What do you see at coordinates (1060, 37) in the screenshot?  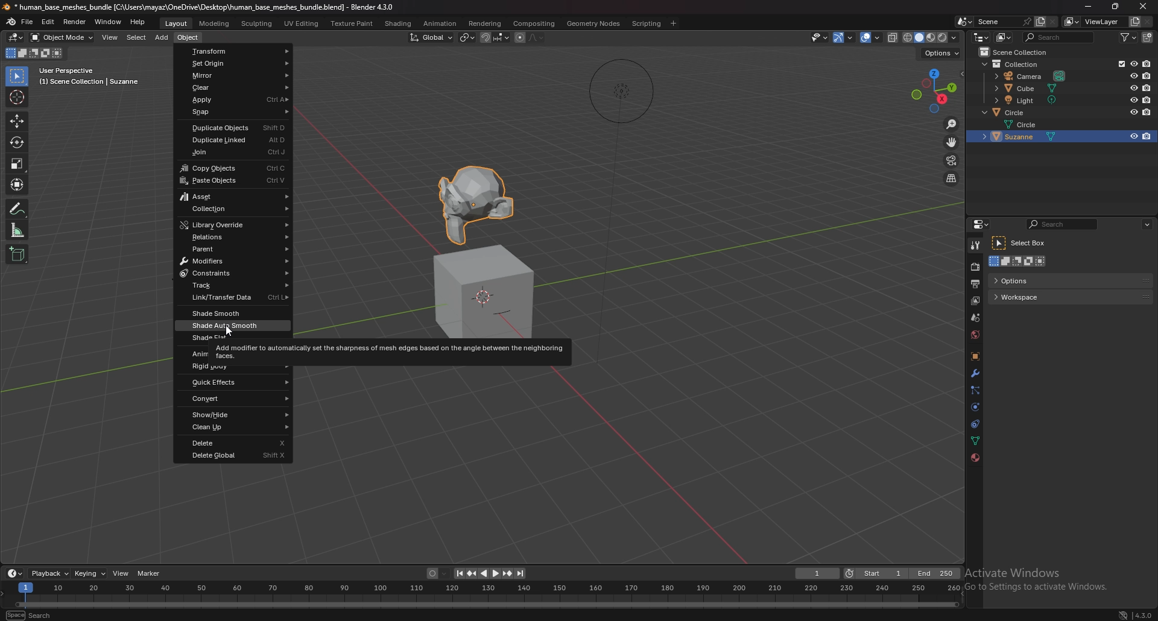 I see `search` at bounding box center [1060, 37].